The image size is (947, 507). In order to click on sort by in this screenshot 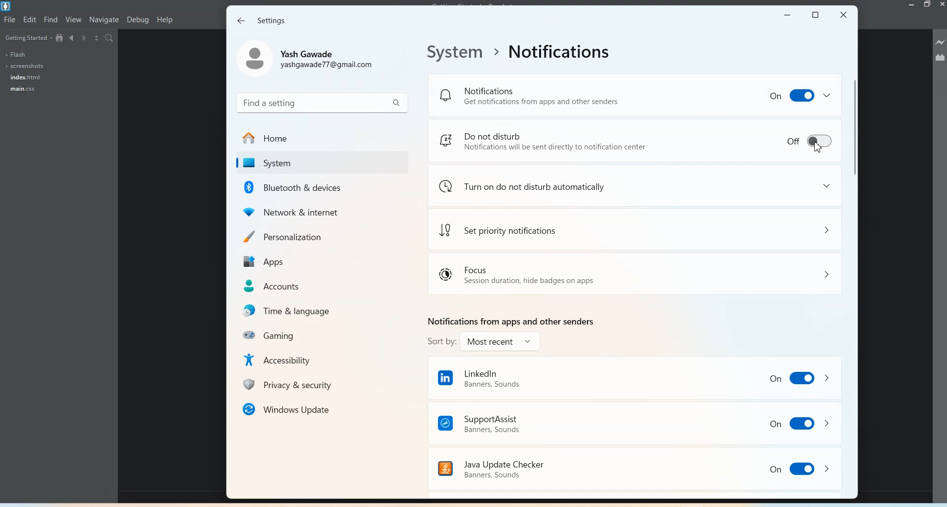, I will do `click(483, 342)`.